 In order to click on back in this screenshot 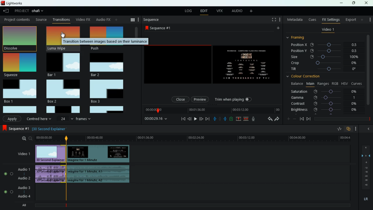, I will do `click(368, 129)`.